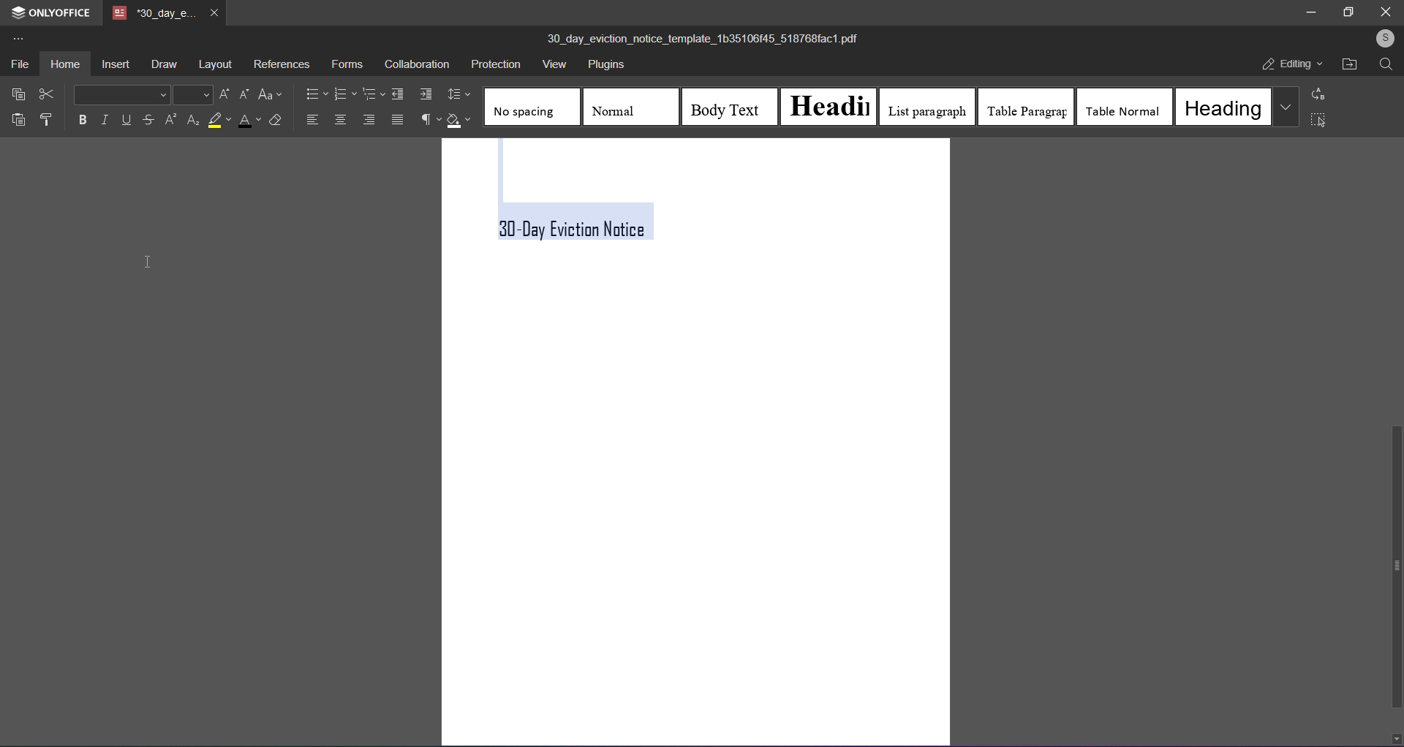  What do you see at coordinates (192, 121) in the screenshot?
I see `subscript` at bounding box center [192, 121].